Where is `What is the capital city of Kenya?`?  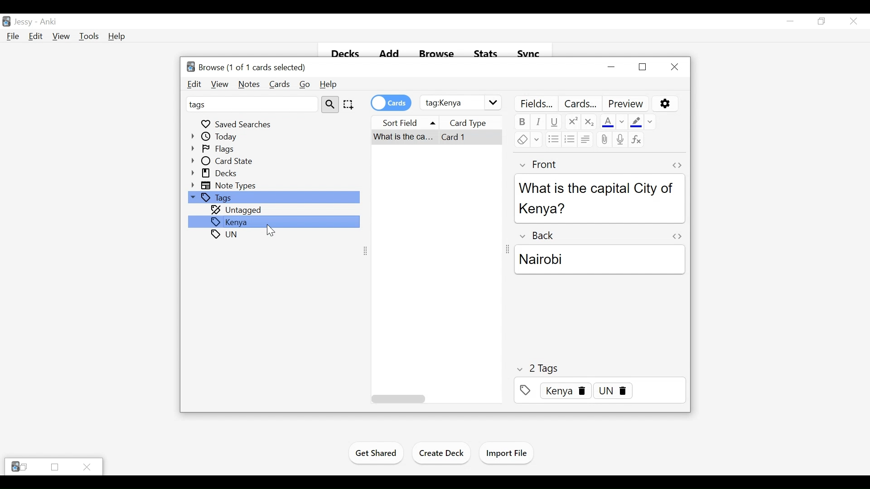
What is the capital city of Kenya? is located at coordinates (599, 198).